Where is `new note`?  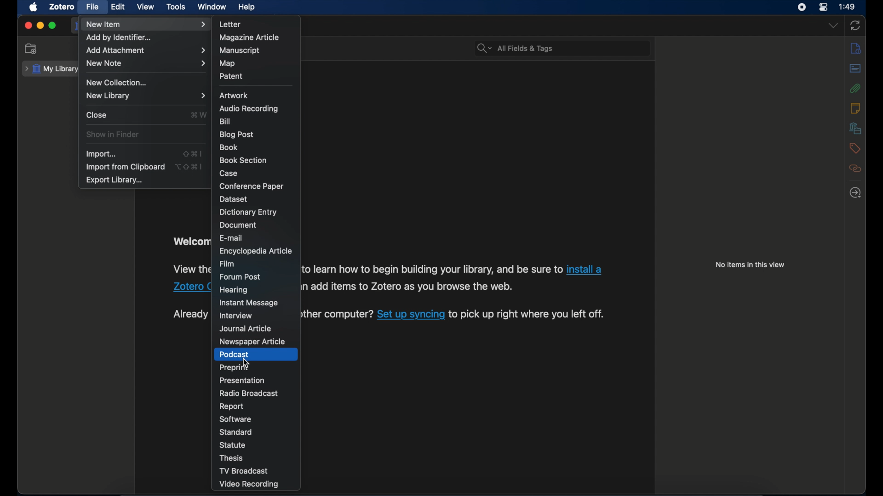
new note is located at coordinates (147, 63).